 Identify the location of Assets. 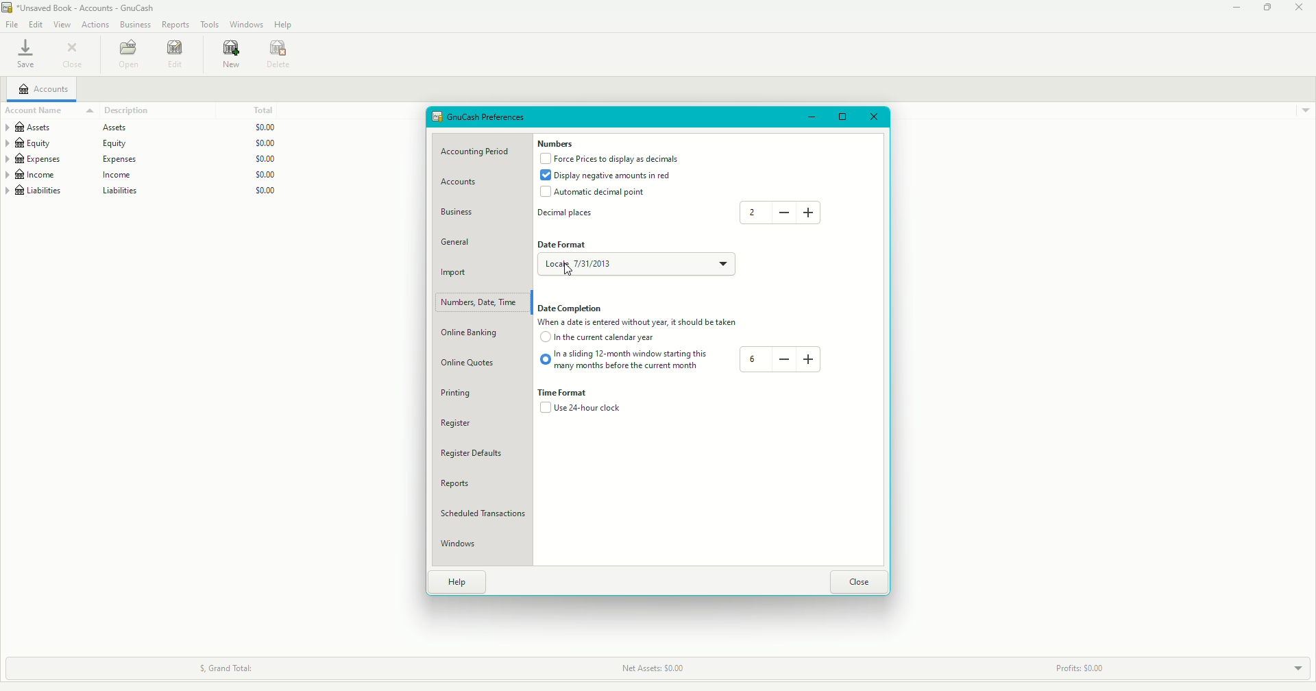
(143, 128).